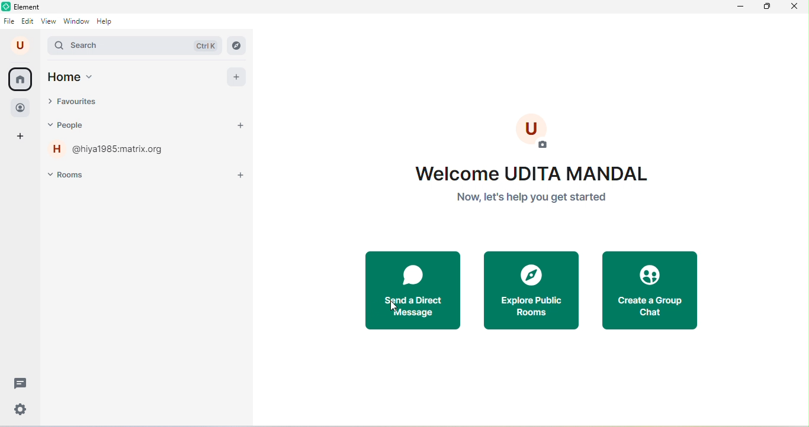 The width and height of the screenshot is (809, 427). What do you see at coordinates (237, 77) in the screenshot?
I see `add` at bounding box center [237, 77].